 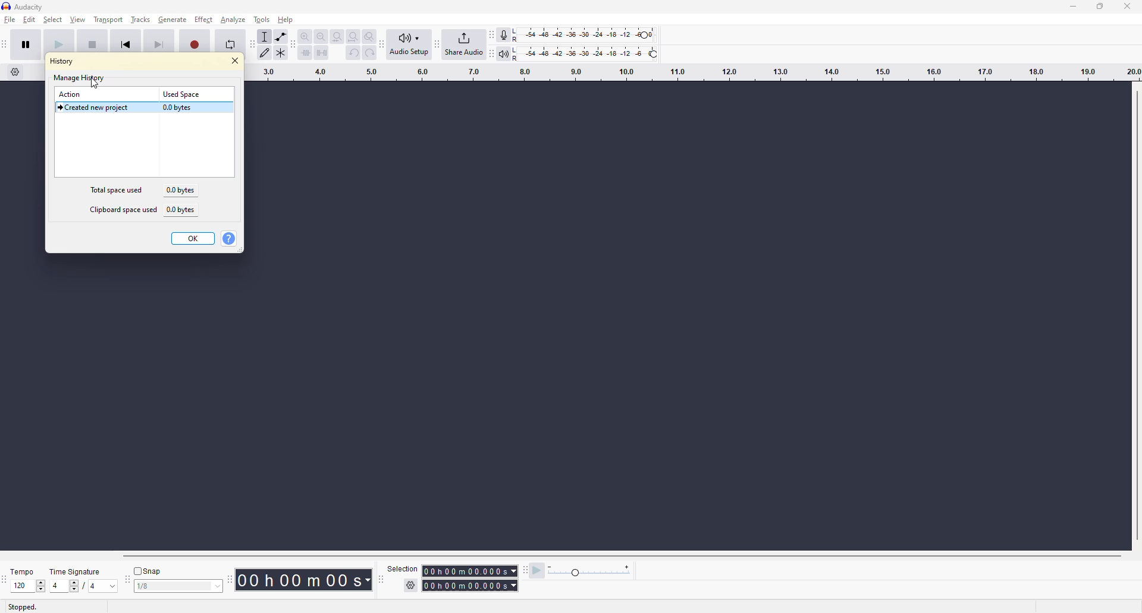 What do you see at coordinates (262, 20) in the screenshot?
I see `tools` at bounding box center [262, 20].